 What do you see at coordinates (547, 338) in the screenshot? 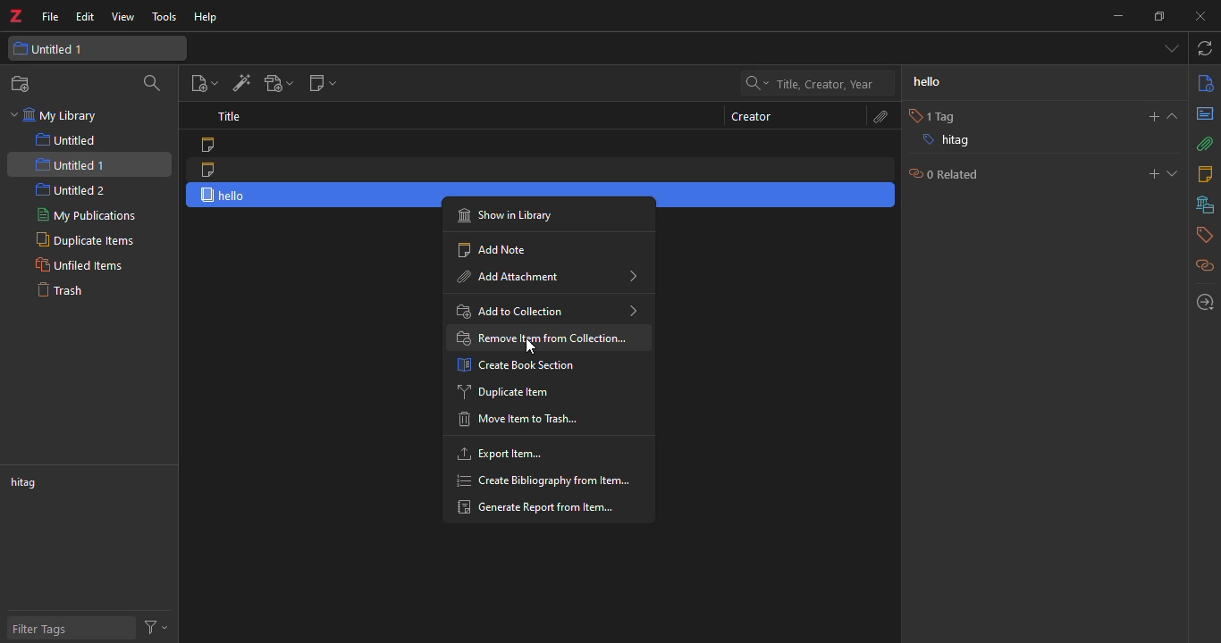
I see `remove item from collection` at bounding box center [547, 338].